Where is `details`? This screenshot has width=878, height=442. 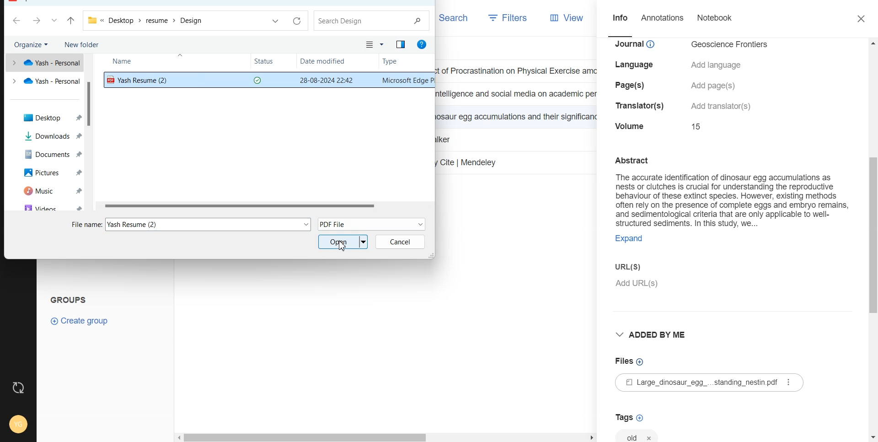
details is located at coordinates (732, 45).